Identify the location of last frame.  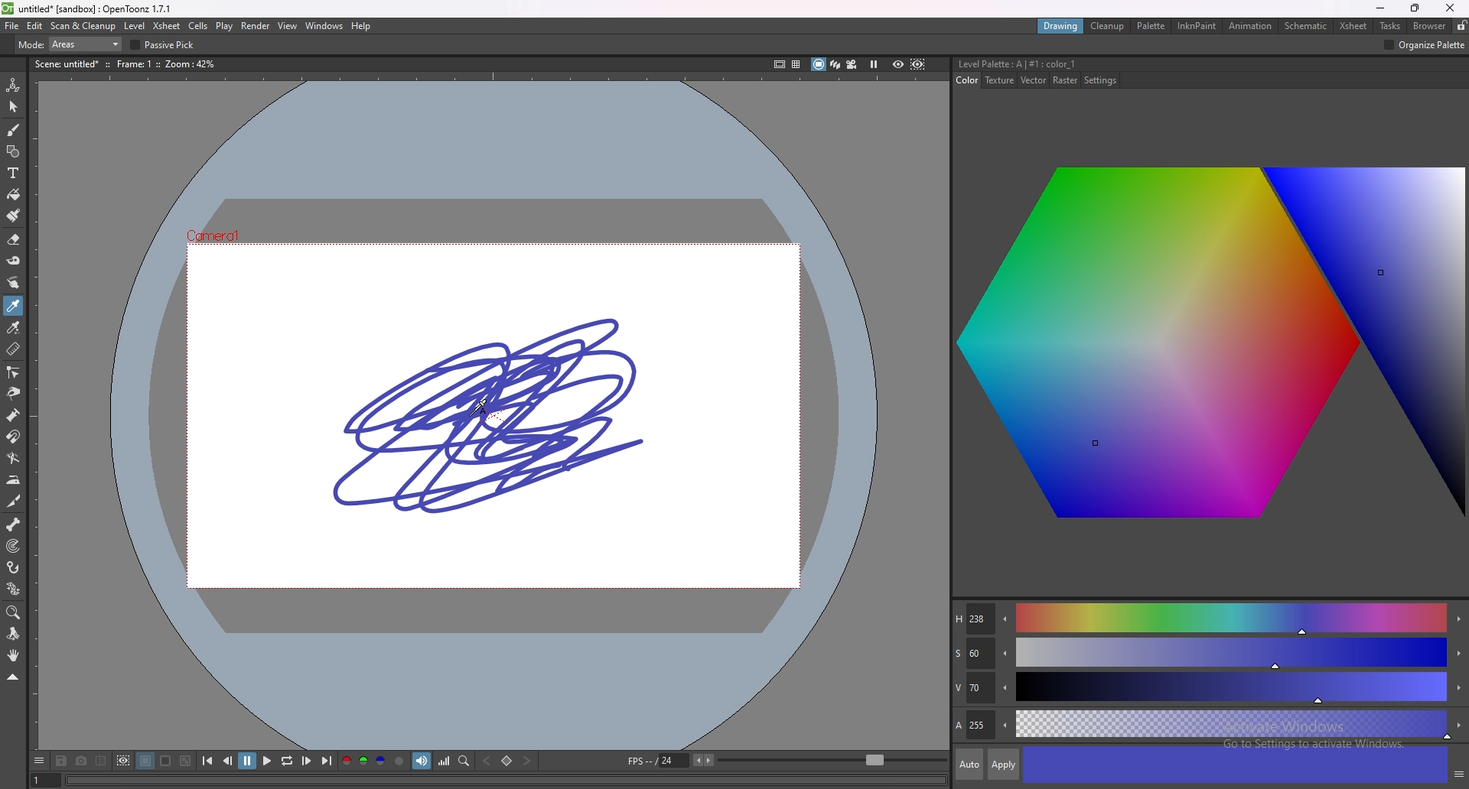
(325, 761).